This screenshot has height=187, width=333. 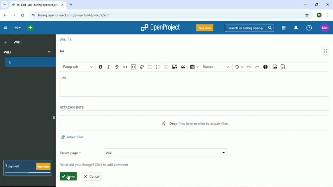 What do you see at coordinates (307, 15) in the screenshot?
I see `Bookmark this tab` at bounding box center [307, 15].